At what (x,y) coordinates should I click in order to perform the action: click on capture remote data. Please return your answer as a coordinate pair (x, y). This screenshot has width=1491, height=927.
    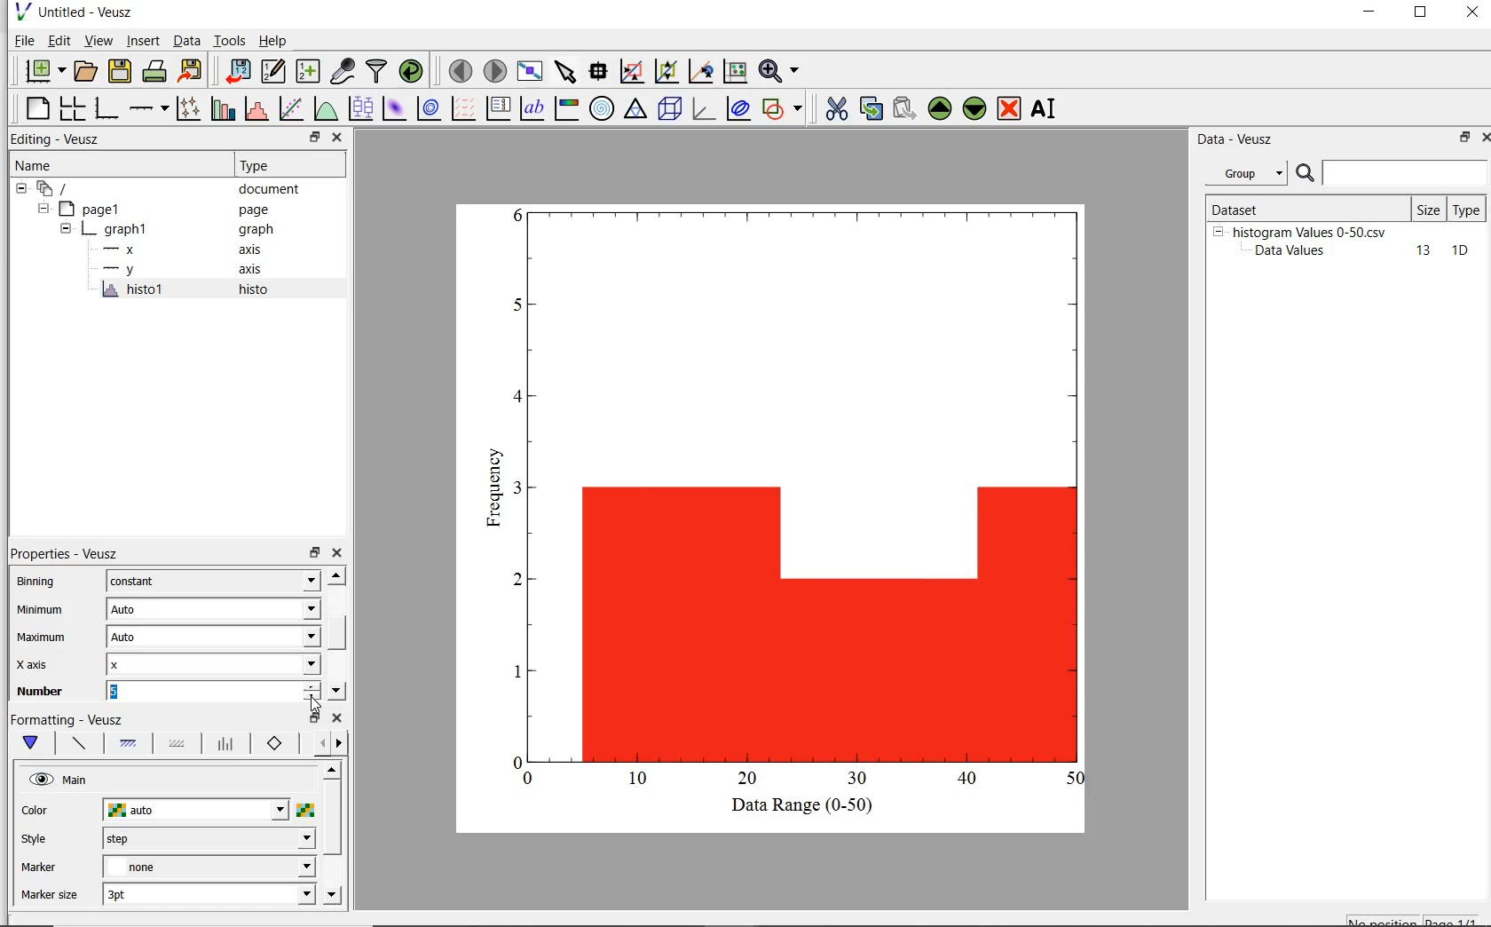
    Looking at the image, I should click on (343, 72).